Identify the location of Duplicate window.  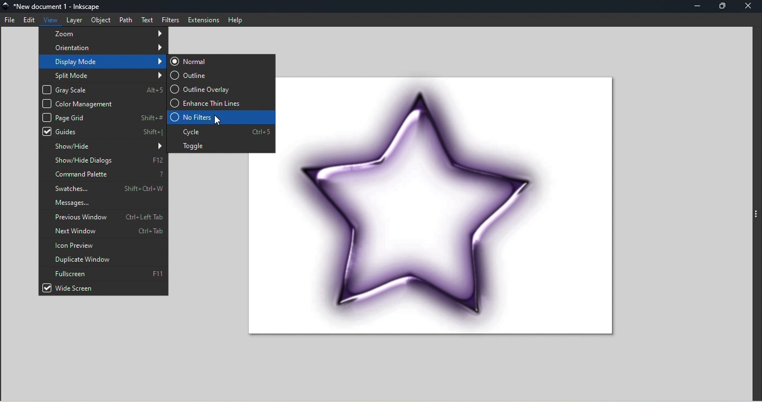
(105, 260).